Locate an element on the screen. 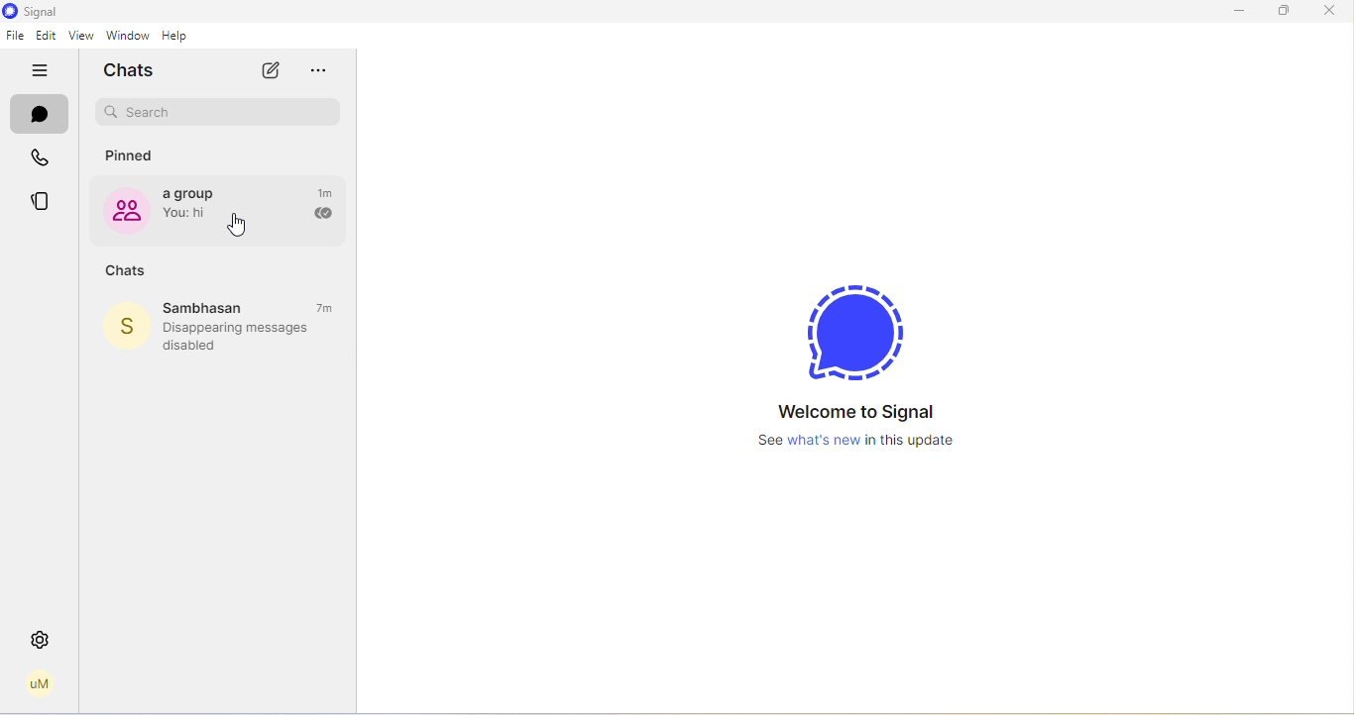  window is located at coordinates (127, 36).